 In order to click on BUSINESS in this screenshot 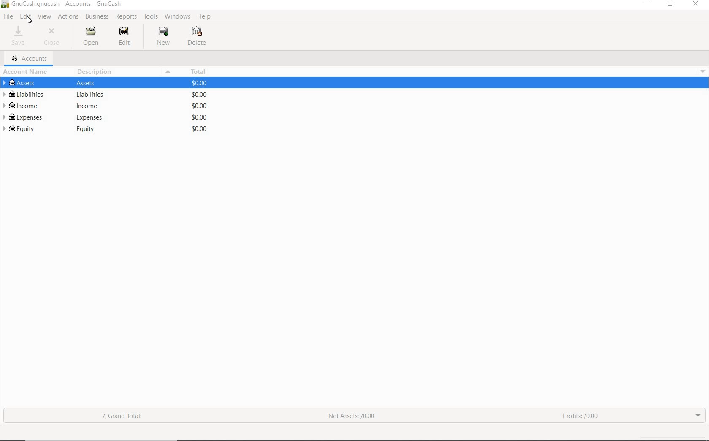, I will do `click(97, 17)`.